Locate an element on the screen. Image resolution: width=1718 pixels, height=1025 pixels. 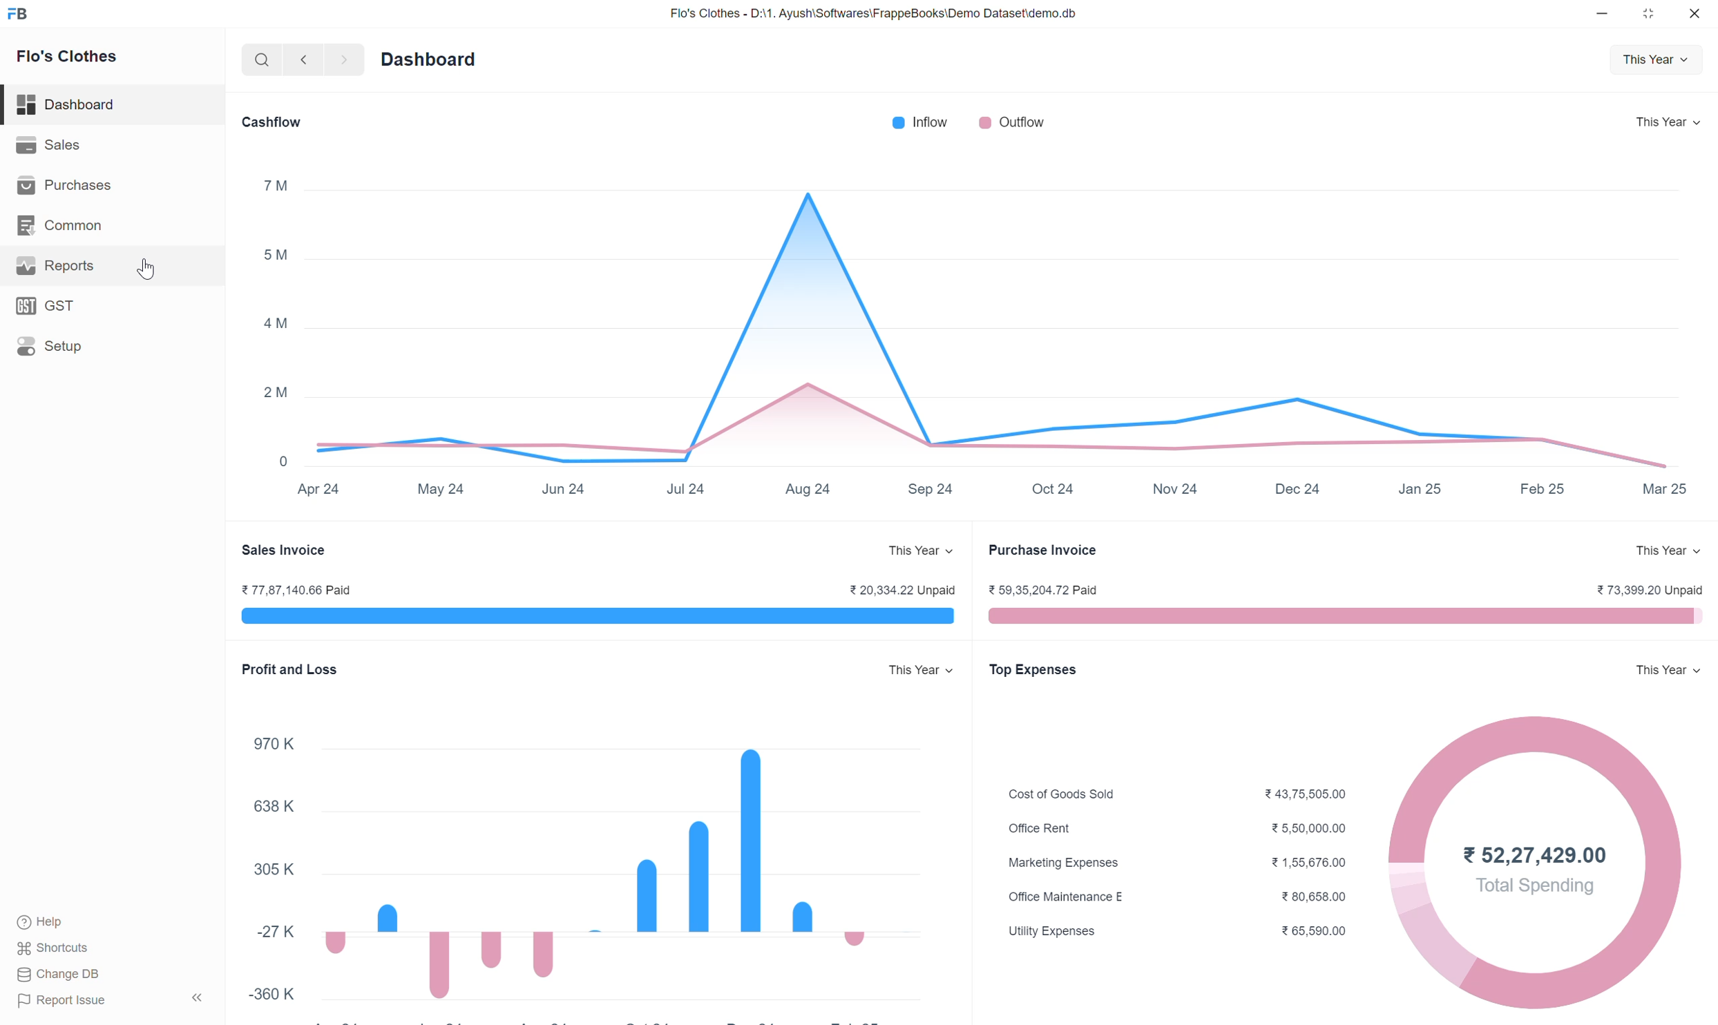
GST is located at coordinates (50, 310).